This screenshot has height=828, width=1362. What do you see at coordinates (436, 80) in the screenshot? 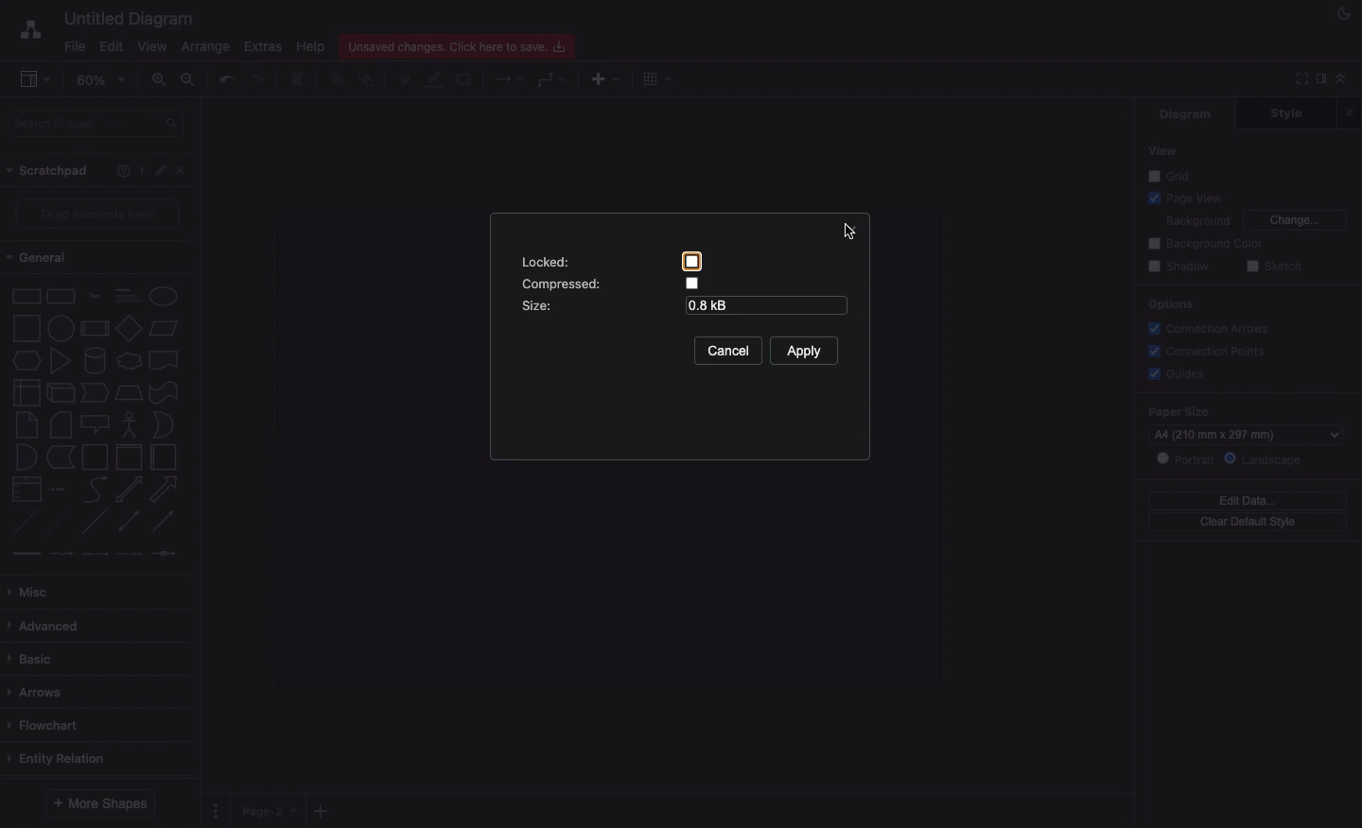
I see `Line fill` at bounding box center [436, 80].